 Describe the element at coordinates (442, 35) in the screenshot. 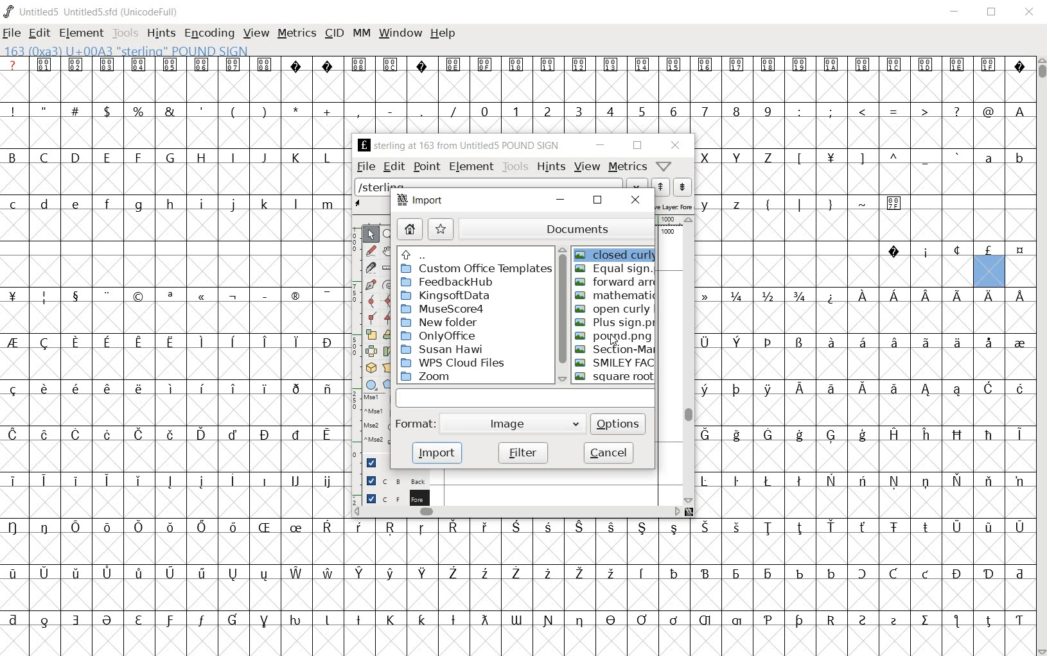

I see `HELP` at that location.